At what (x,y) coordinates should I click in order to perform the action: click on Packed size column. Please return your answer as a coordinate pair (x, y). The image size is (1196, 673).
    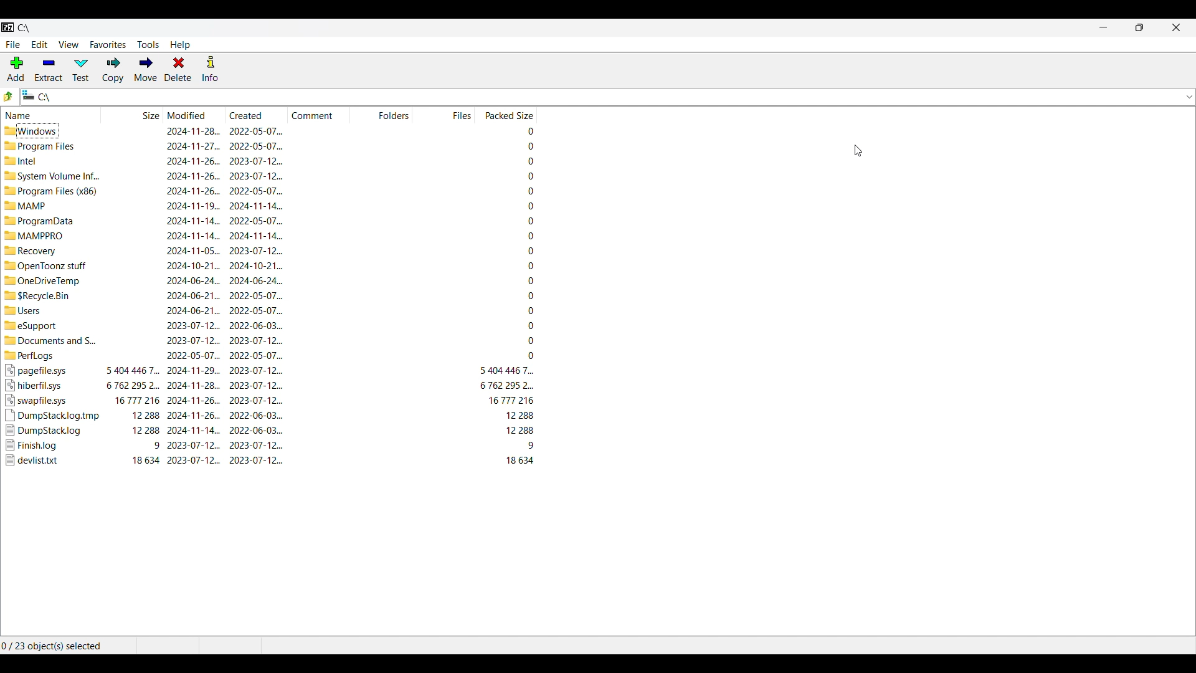
    Looking at the image, I should click on (506, 114).